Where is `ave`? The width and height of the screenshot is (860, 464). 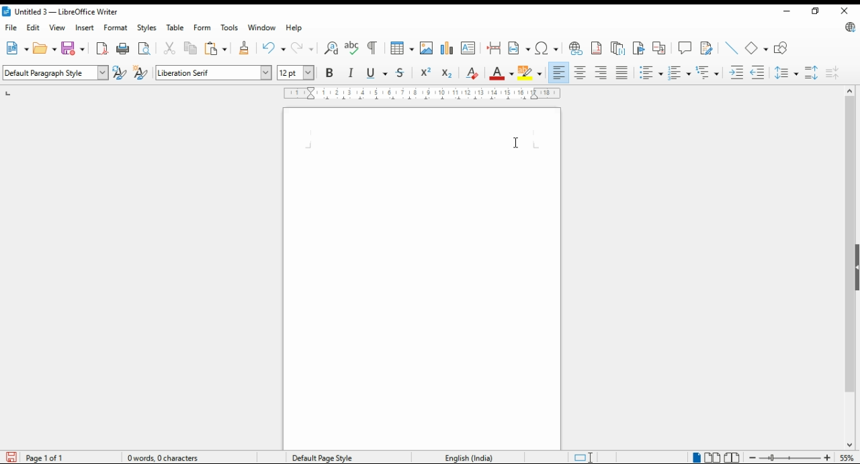 ave is located at coordinates (75, 48).